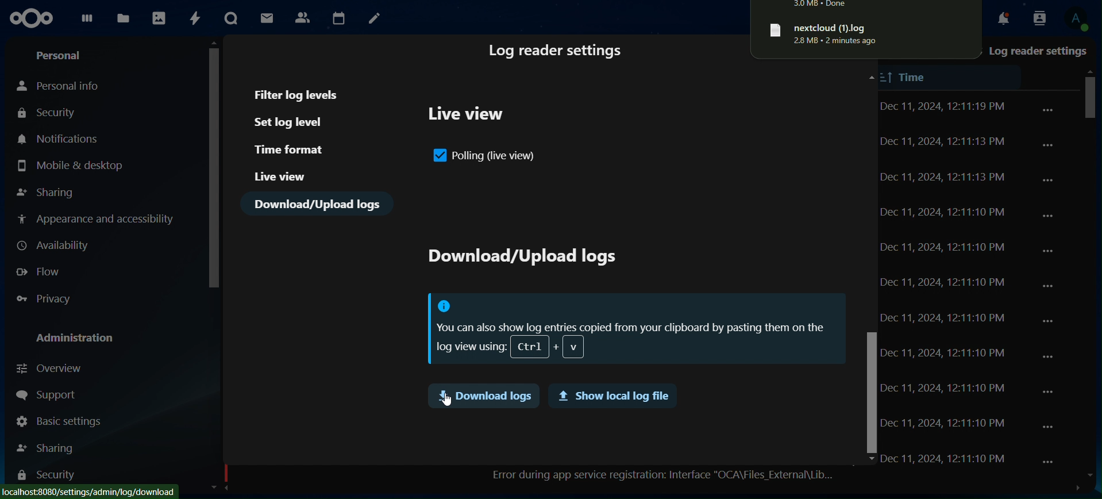 Image resolution: width=1102 pixels, height=499 pixels. What do you see at coordinates (1036, 17) in the screenshot?
I see `search contacts` at bounding box center [1036, 17].